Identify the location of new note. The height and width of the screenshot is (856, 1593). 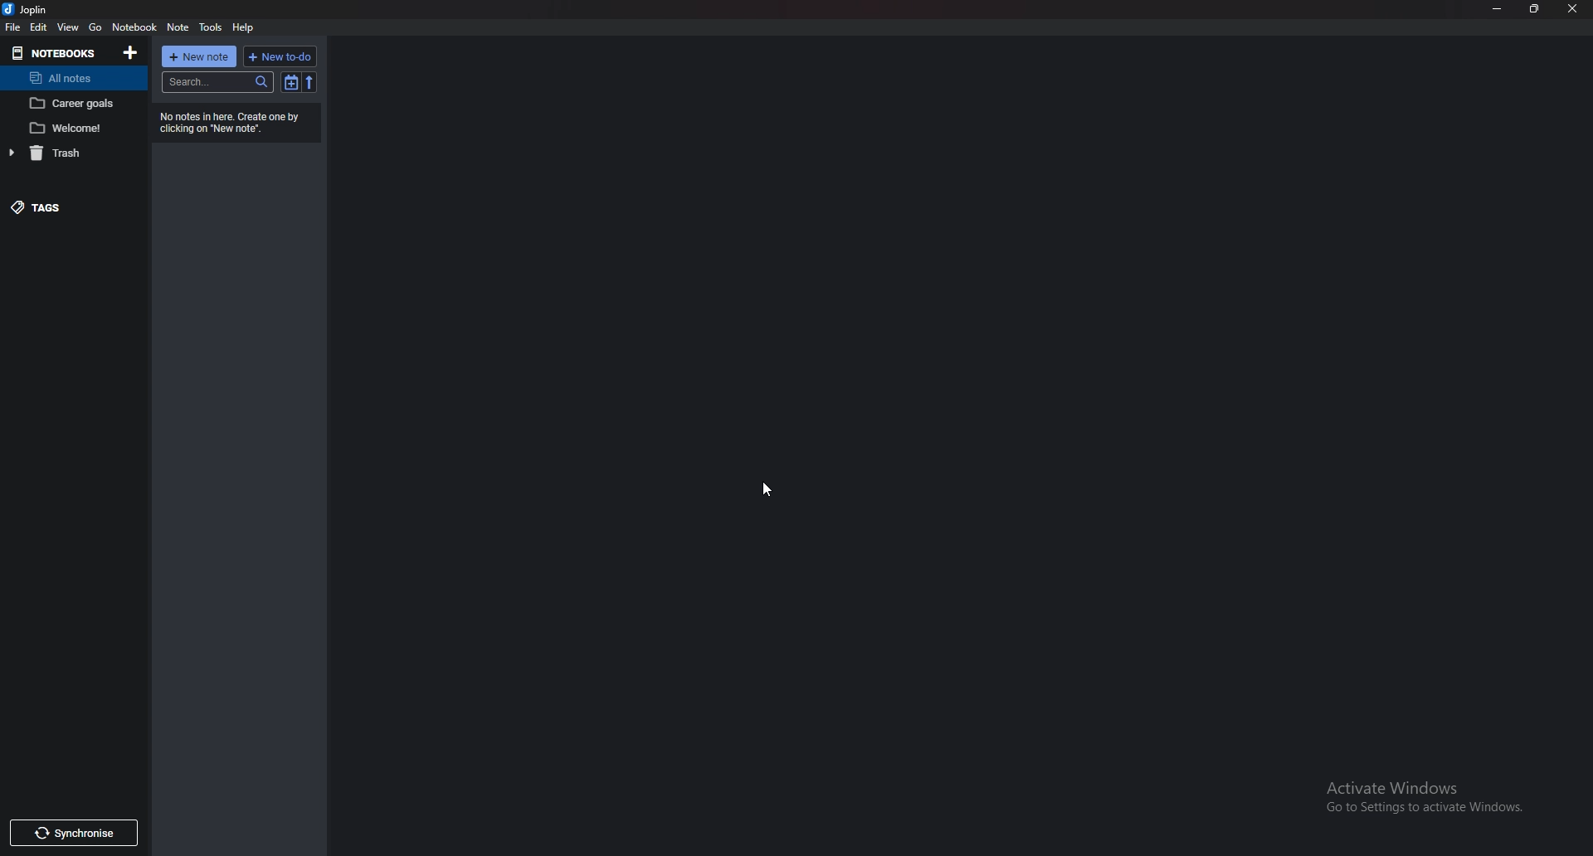
(201, 56).